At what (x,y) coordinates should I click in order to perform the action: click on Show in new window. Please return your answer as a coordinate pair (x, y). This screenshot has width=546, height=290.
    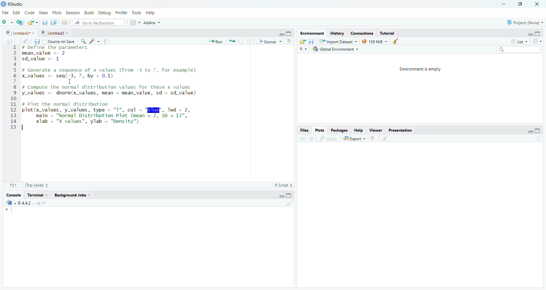
    Looking at the image, I should click on (25, 41).